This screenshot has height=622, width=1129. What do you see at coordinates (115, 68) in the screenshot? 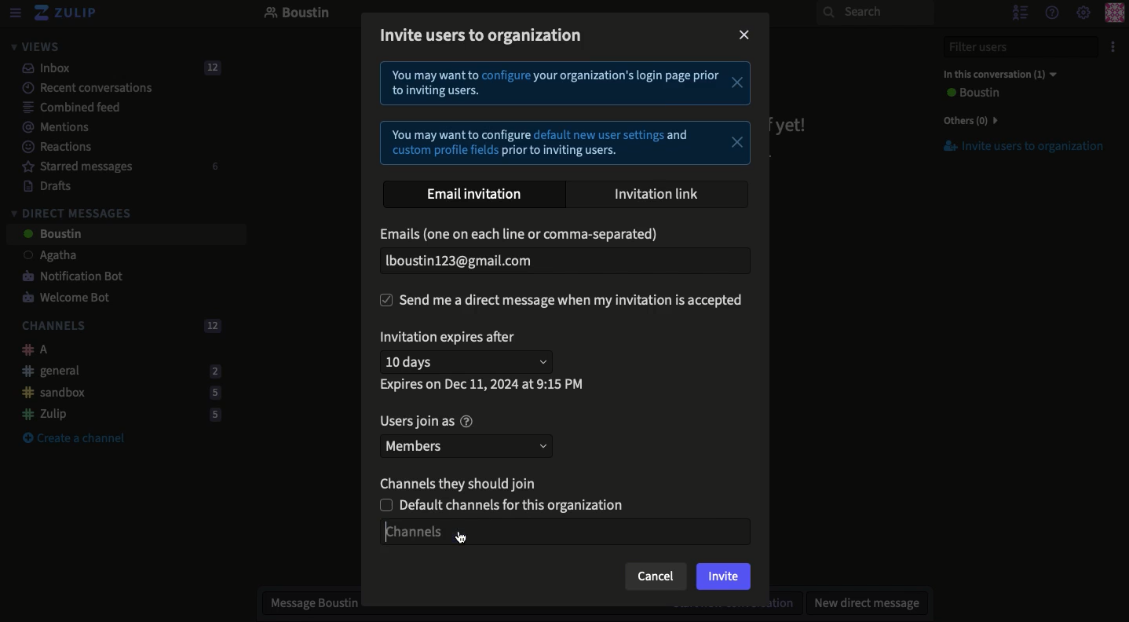
I see `Inbox` at bounding box center [115, 68].